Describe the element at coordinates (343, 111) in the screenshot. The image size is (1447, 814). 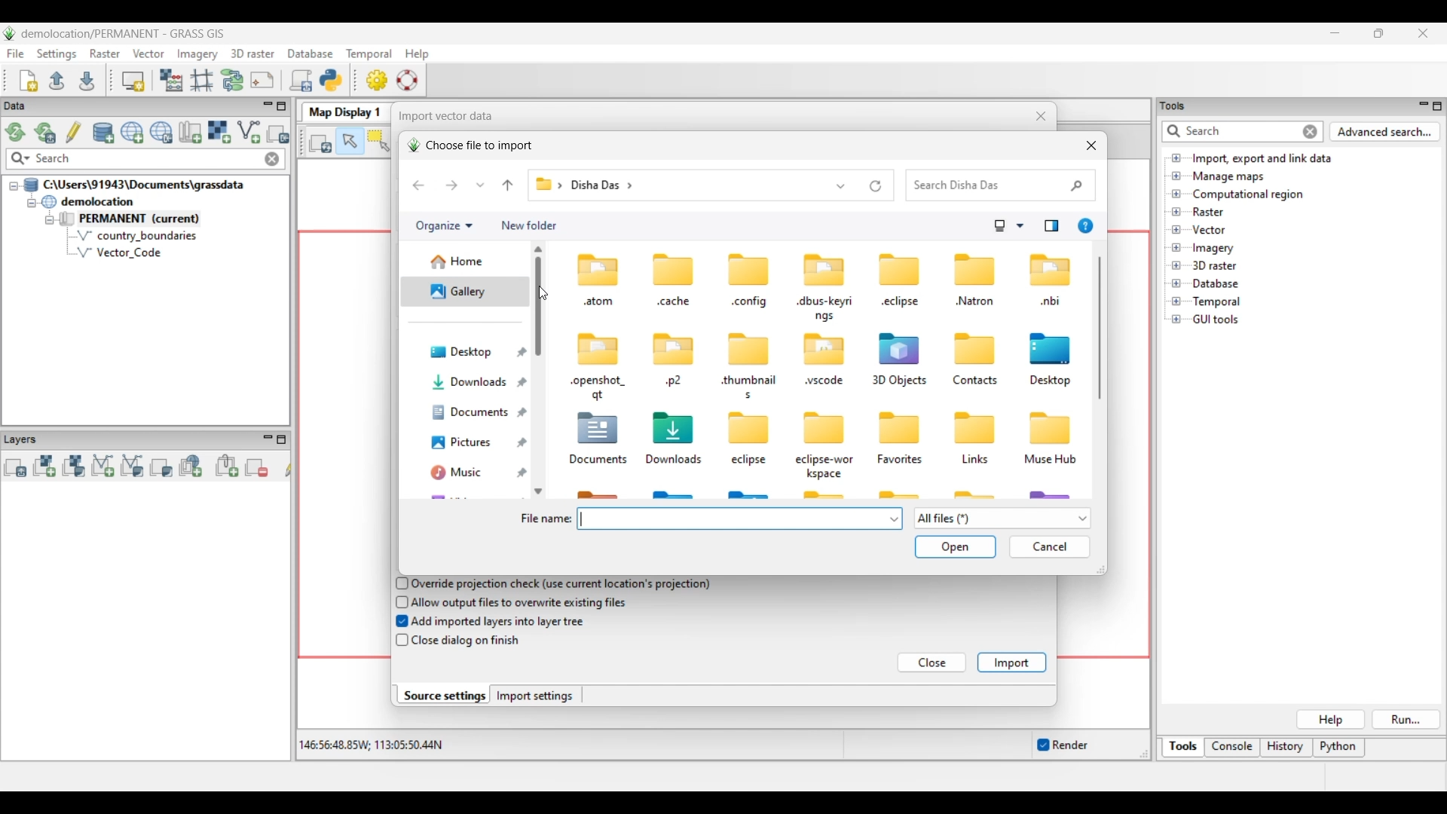
I see `Map Display 1 tab` at that location.